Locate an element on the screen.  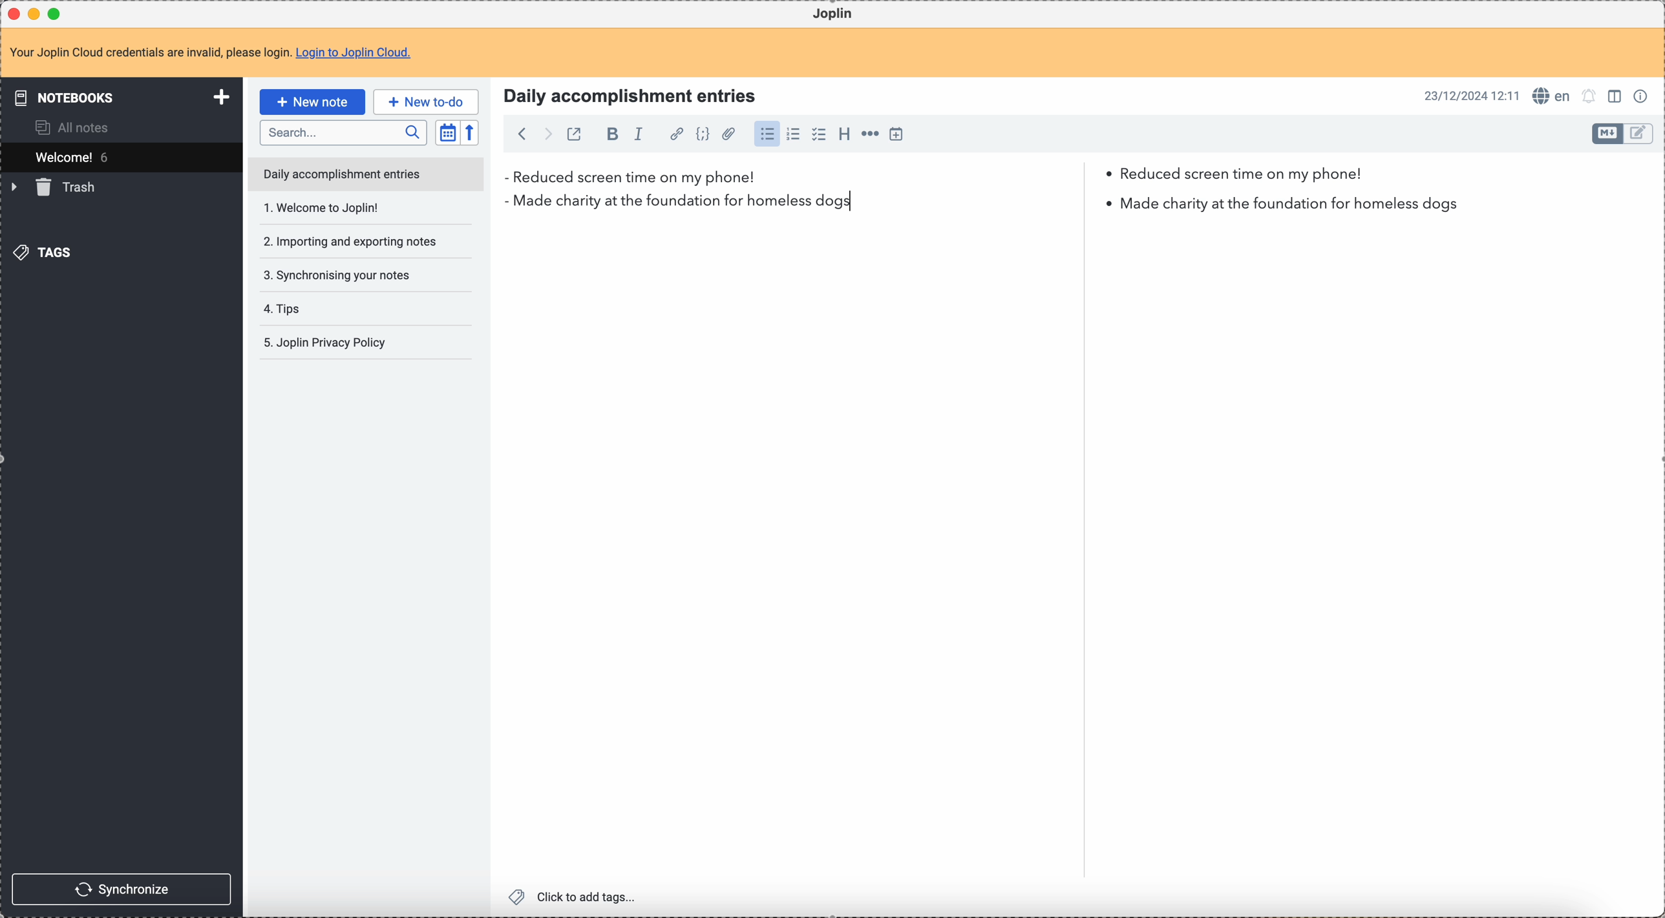
foward is located at coordinates (546, 134).